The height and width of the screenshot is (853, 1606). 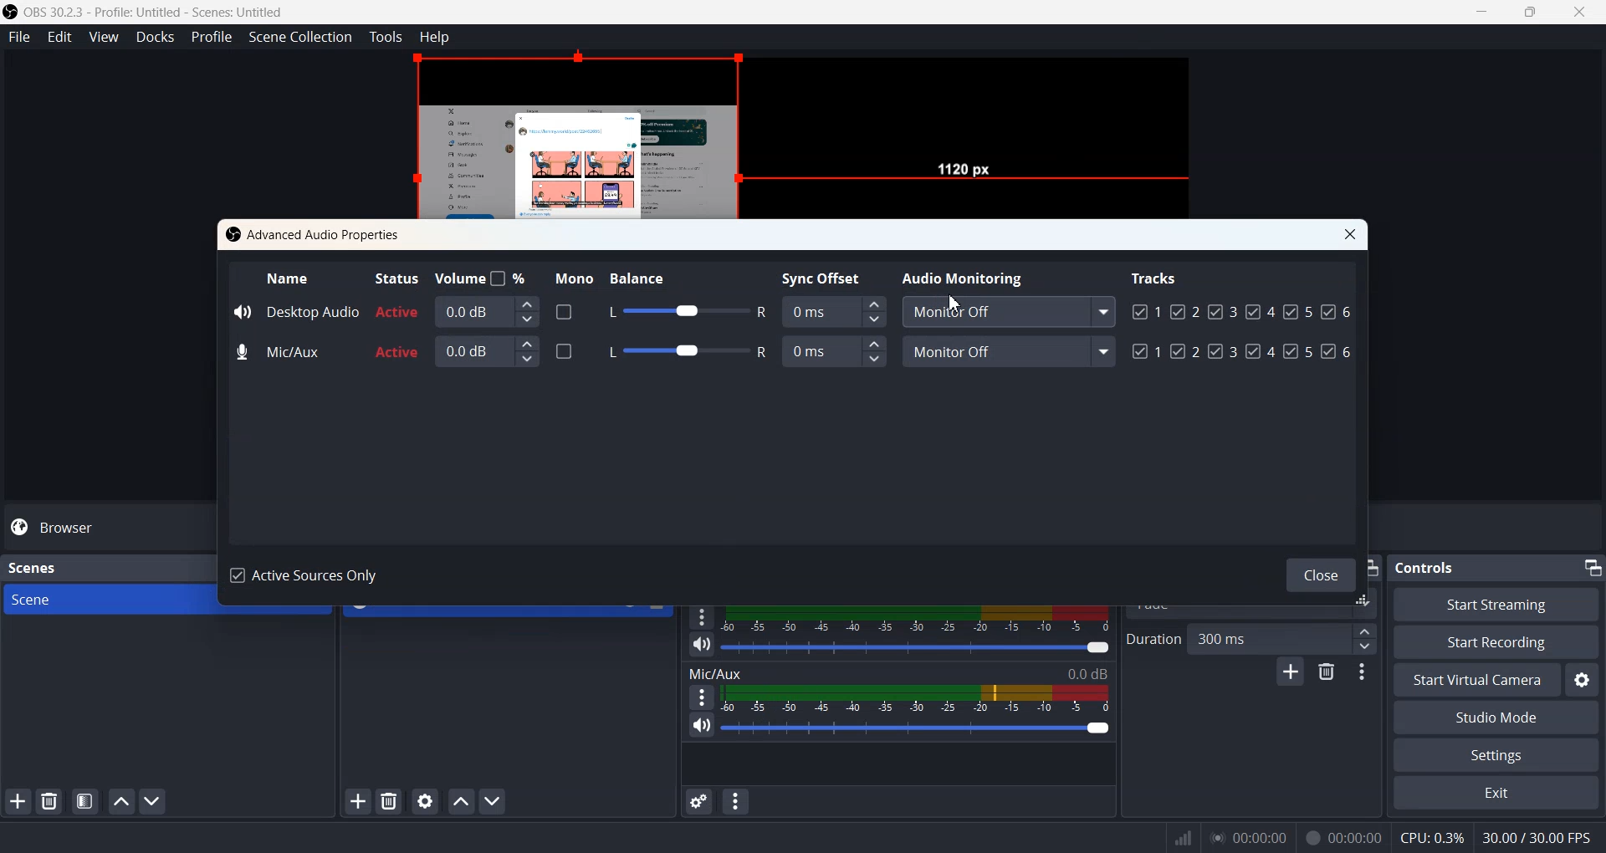 I want to click on Mic/Aux, so click(x=281, y=353).